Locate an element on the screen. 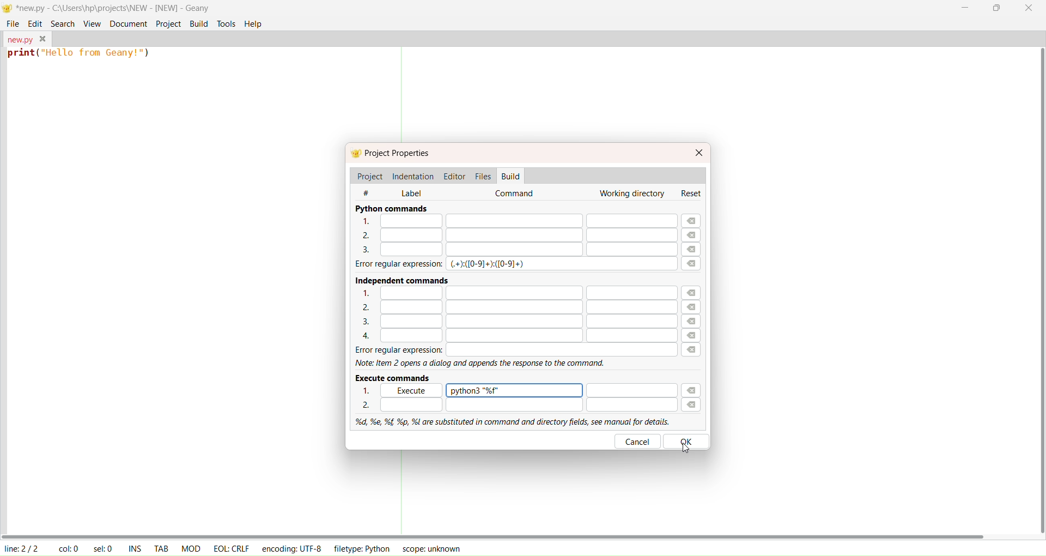 Image resolution: width=1046 pixels, height=556 pixels. file type: Python is located at coordinates (360, 549).